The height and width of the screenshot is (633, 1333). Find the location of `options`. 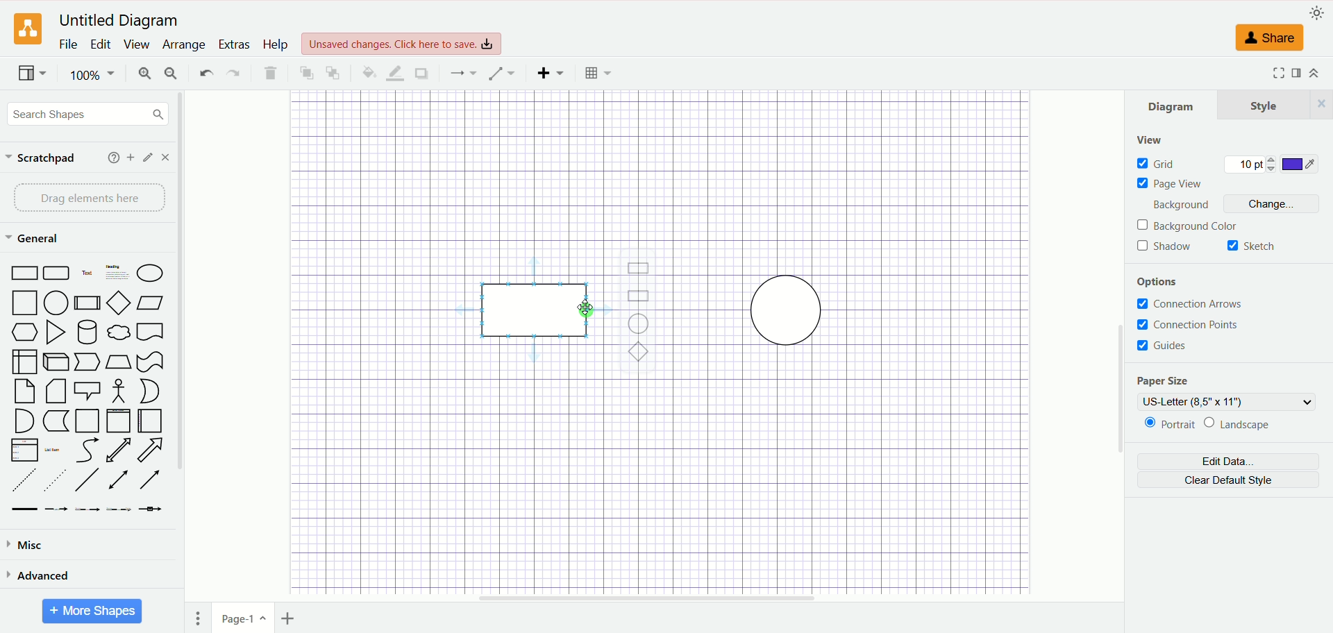

options is located at coordinates (1162, 283).